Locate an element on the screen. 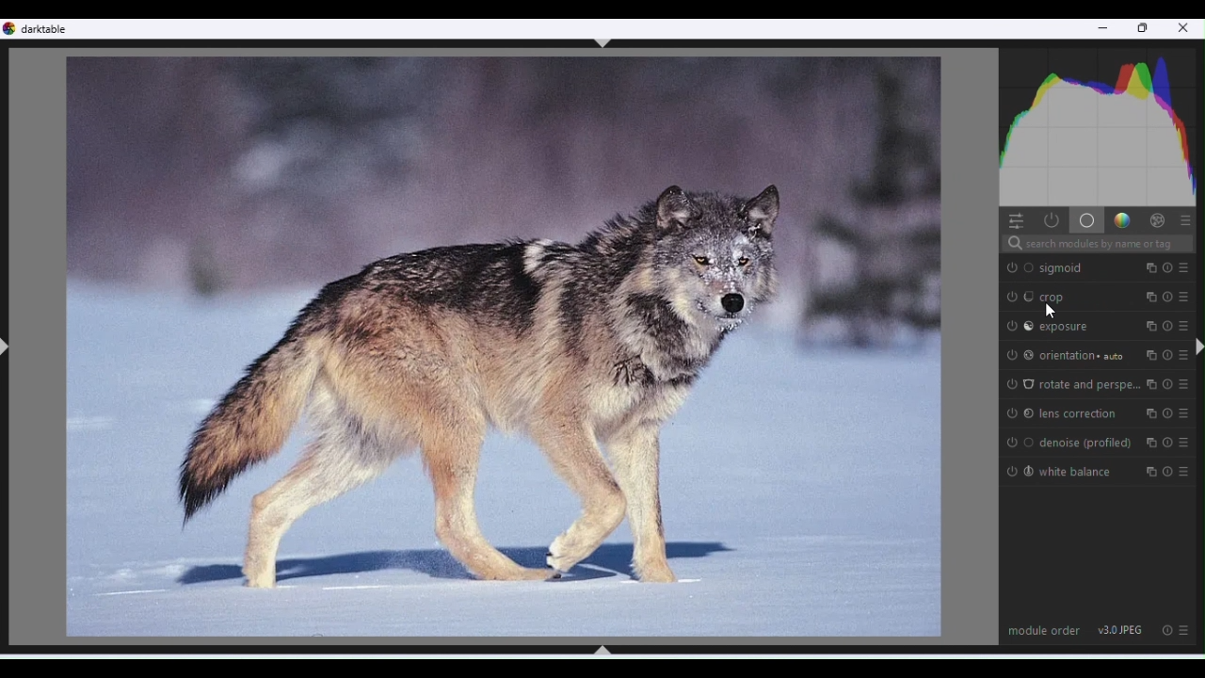  ctrl+shift+t is located at coordinates (603, 43).